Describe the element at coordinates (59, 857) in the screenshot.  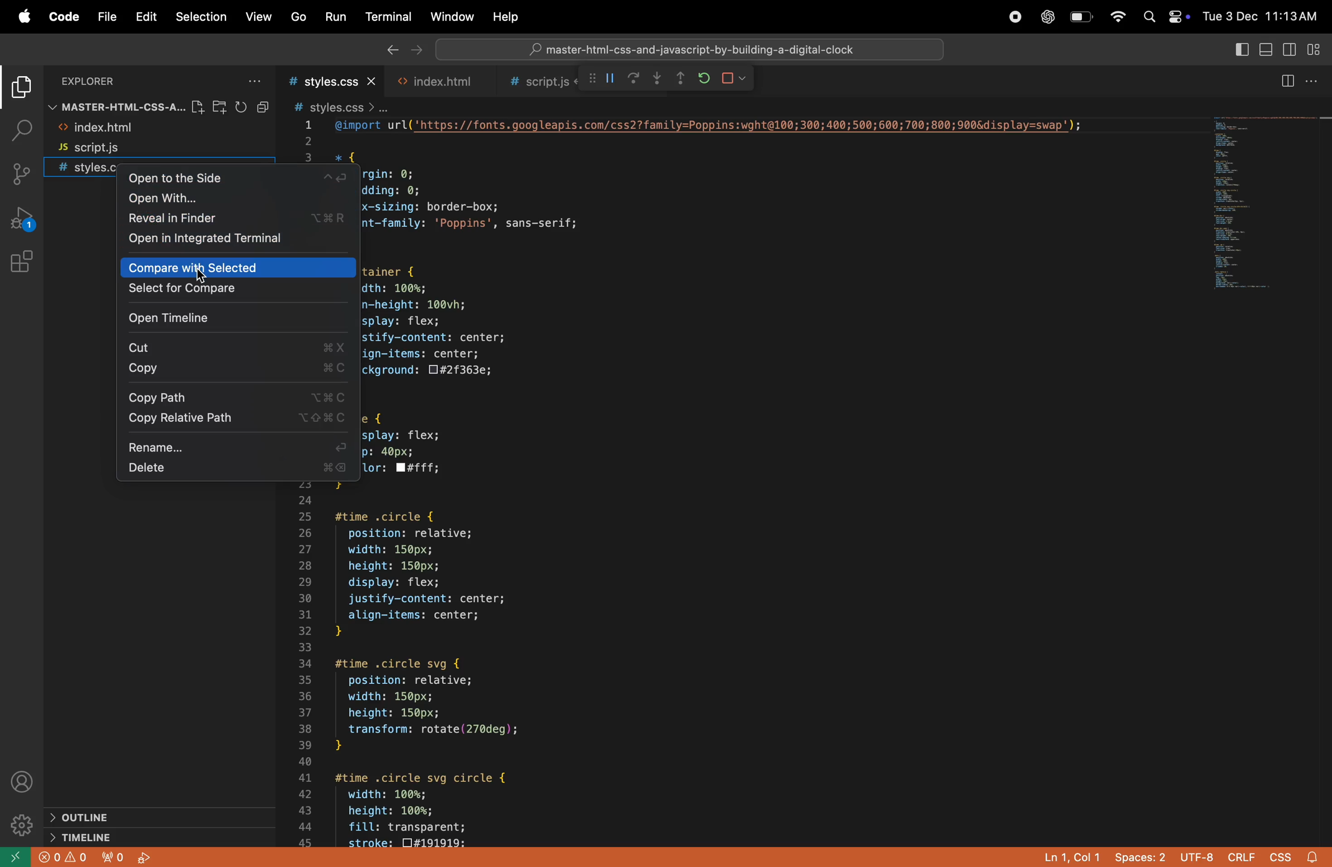
I see `error` at that location.